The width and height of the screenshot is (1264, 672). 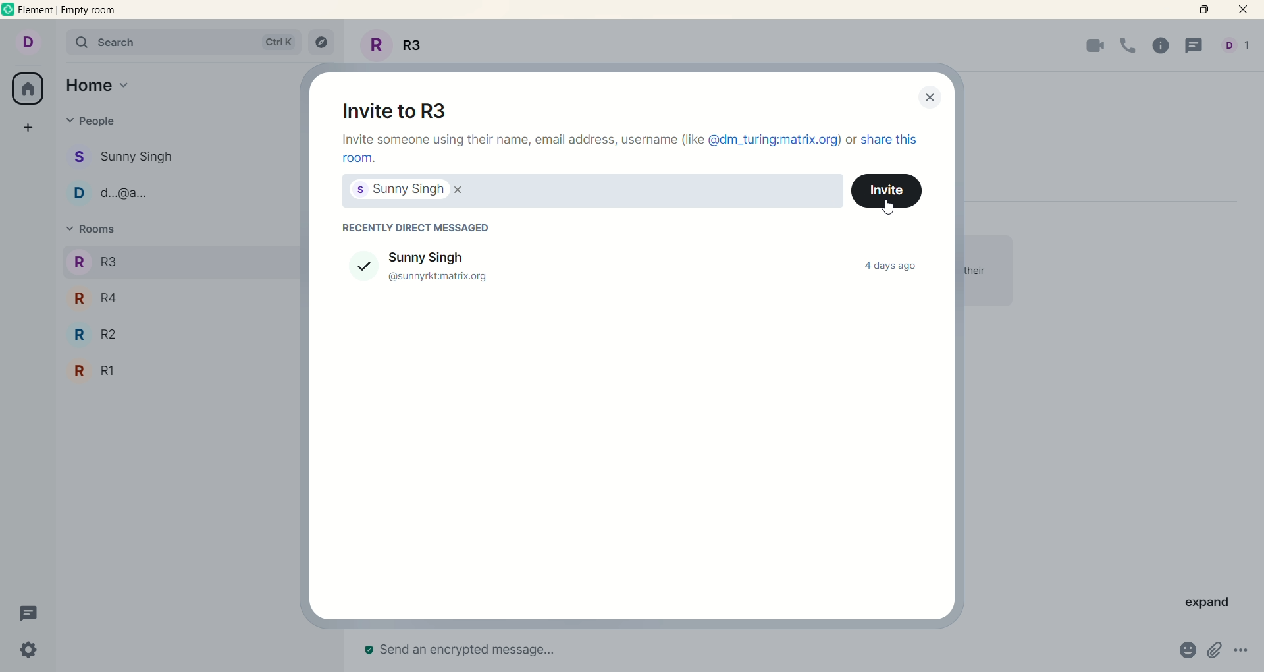 What do you see at coordinates (29, 88) in the screenshot?
I see `all rooms` at bounding box center [29, 88].